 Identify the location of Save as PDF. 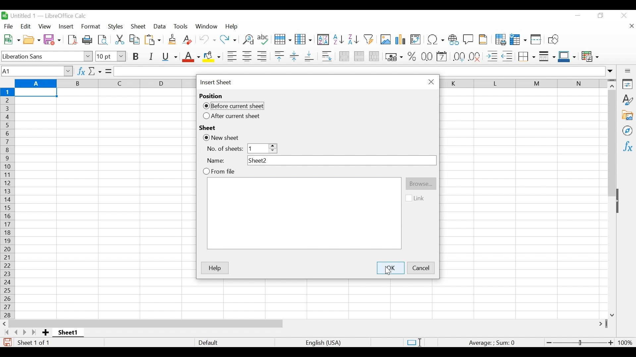
(73, 39).